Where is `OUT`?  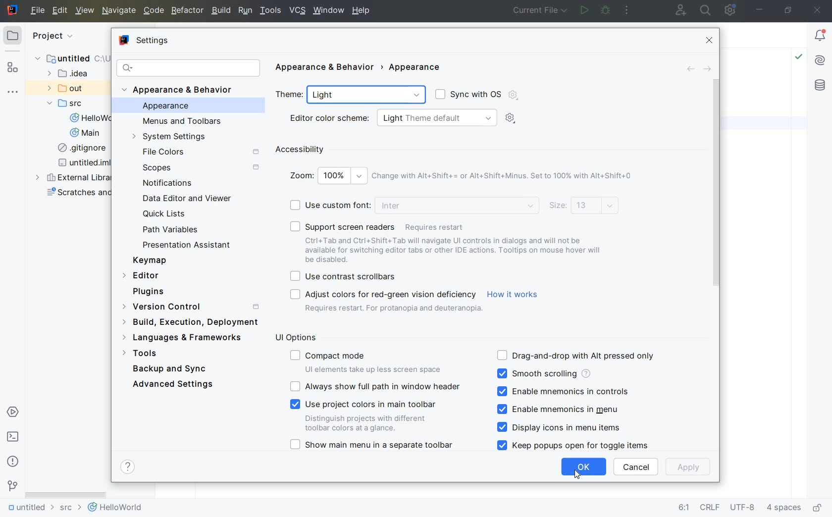 OUT is located at coordinates (68, 89).